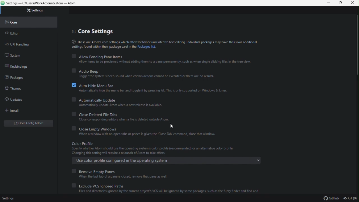 The height and width of the screenshot is (202, 359). What do you see at coordinates (28, 88) in the screenshot?
I see `themes` at bounding box center [28, 88].